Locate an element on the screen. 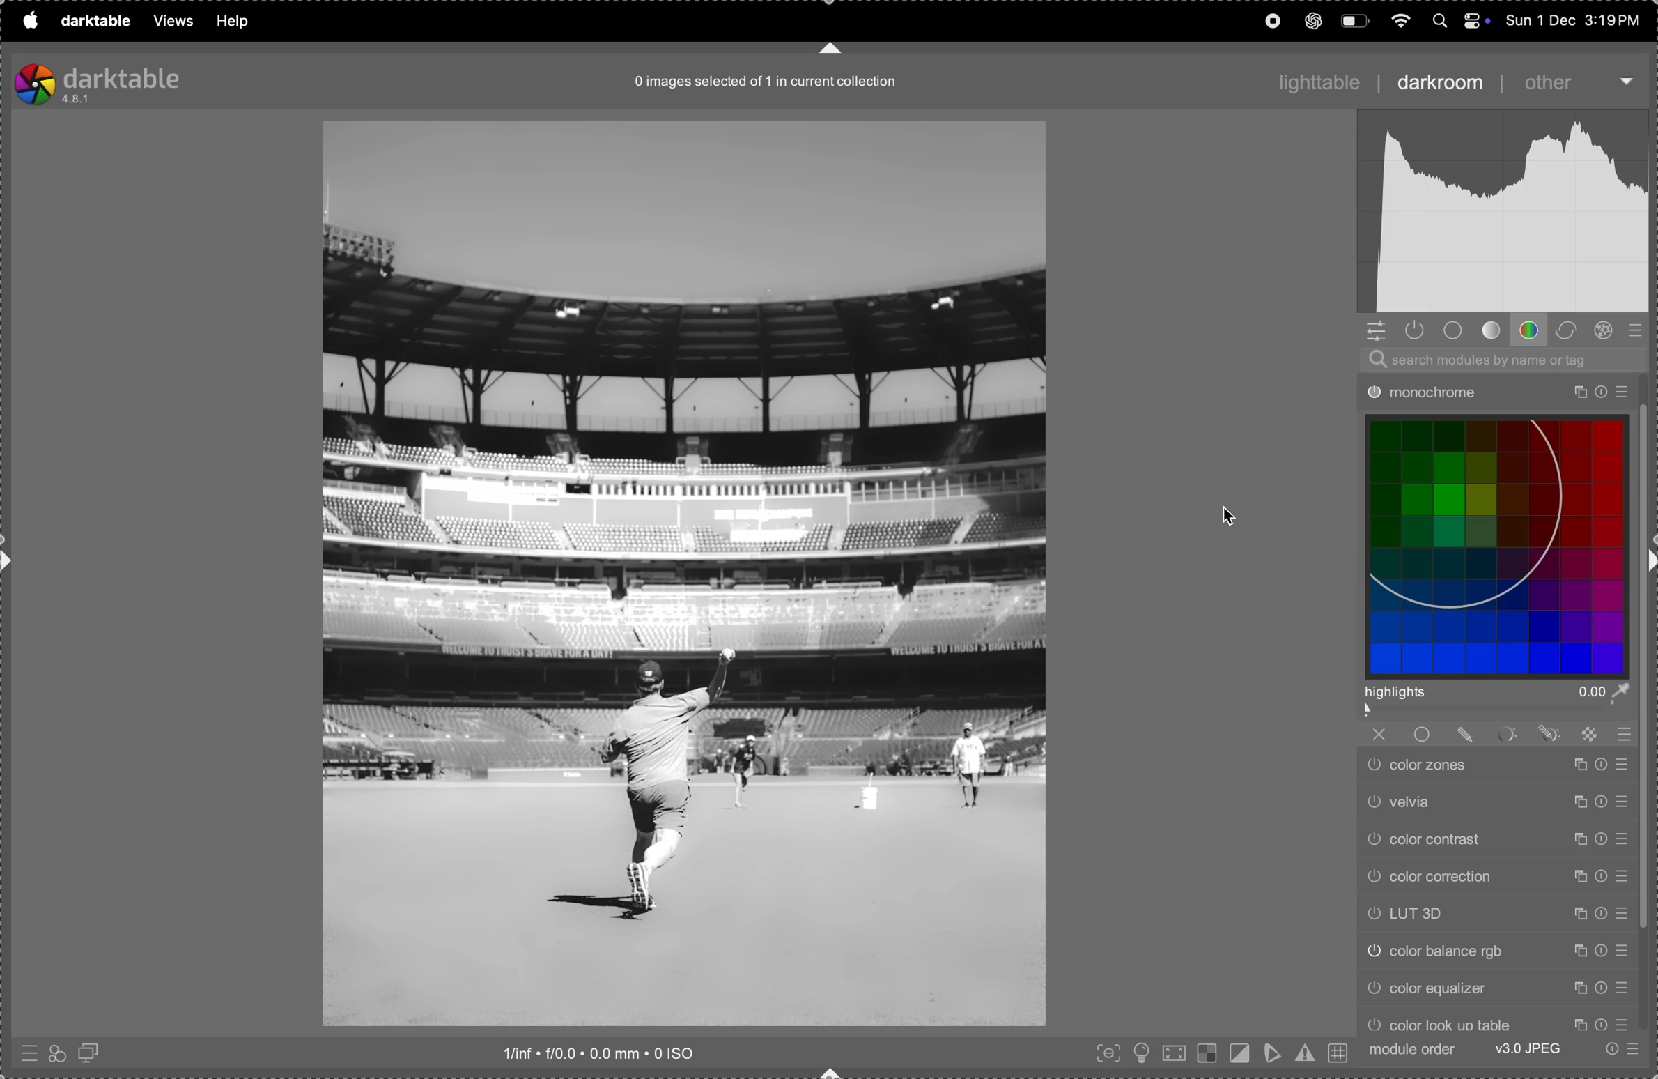 Image resolution: width=1658 pixels, height=1079 pixels. full screen is located at coordinates (1175, 1053).